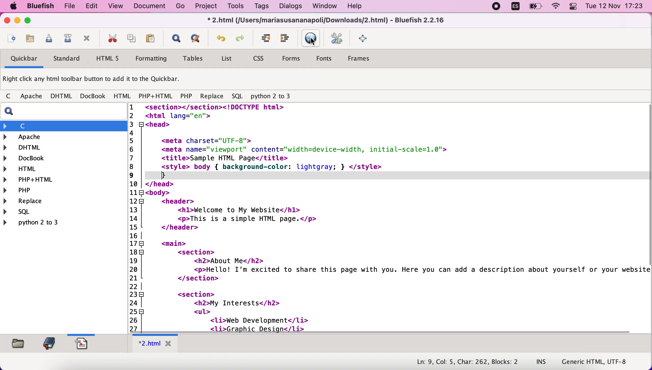 The image size is (652, 370). What do you see at coordinates (150, 7) in the screenshot?
I see `document` at bounding box center [150, 7].